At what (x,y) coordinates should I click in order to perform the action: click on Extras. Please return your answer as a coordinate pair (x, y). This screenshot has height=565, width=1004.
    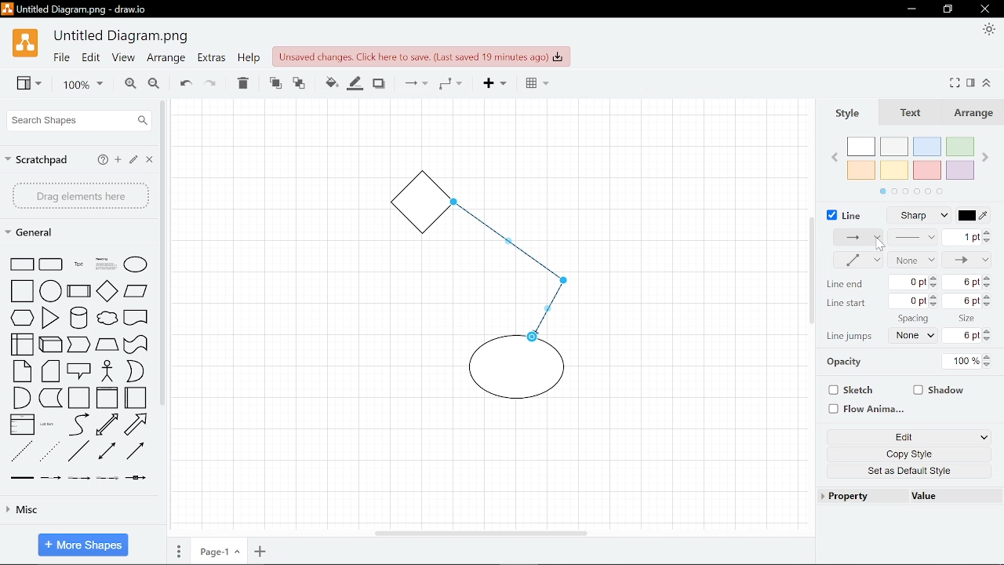
    Looking at the image, I should click on (212, 60).